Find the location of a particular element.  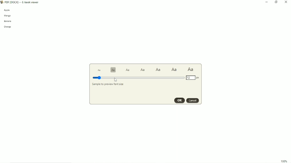

mango is located at coordinates (8, 16).